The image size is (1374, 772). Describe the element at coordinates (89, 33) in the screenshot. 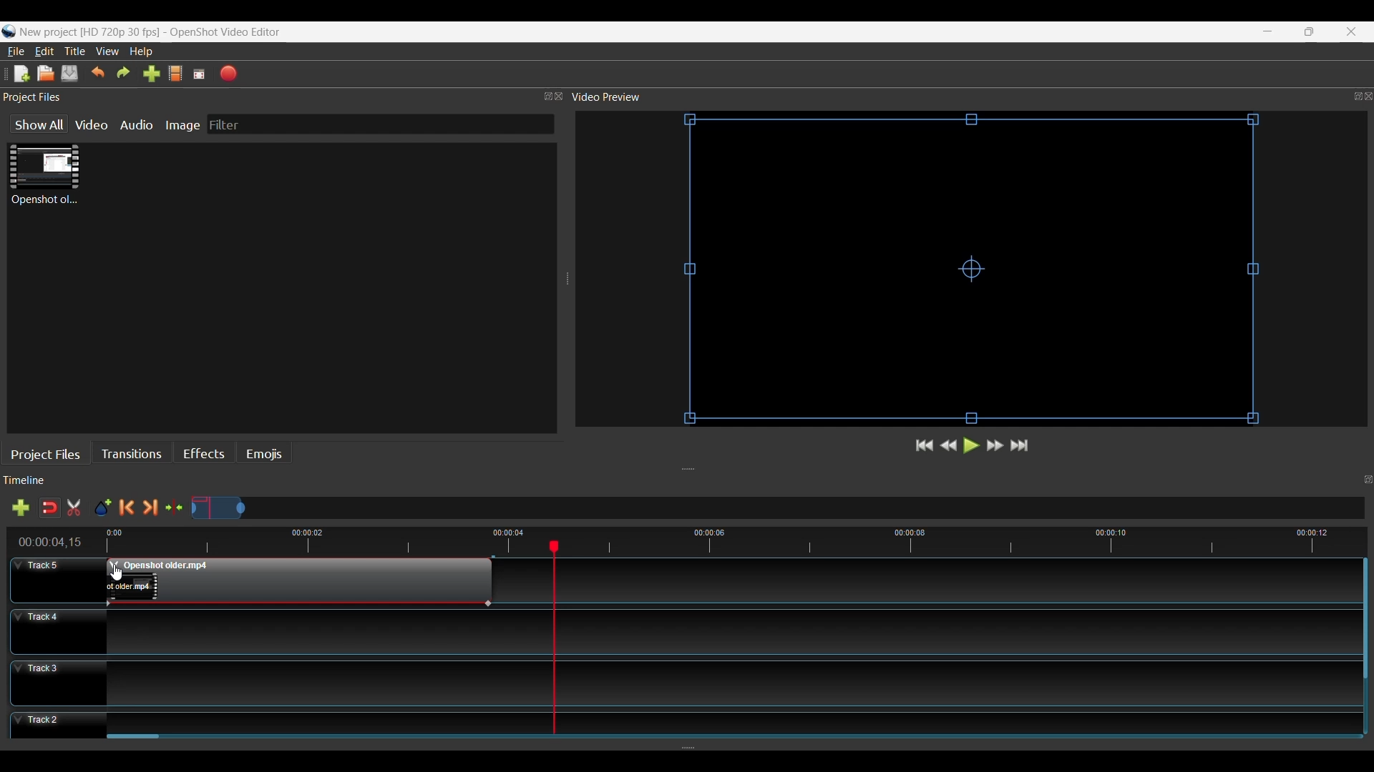

I see `Project Name` at that location.